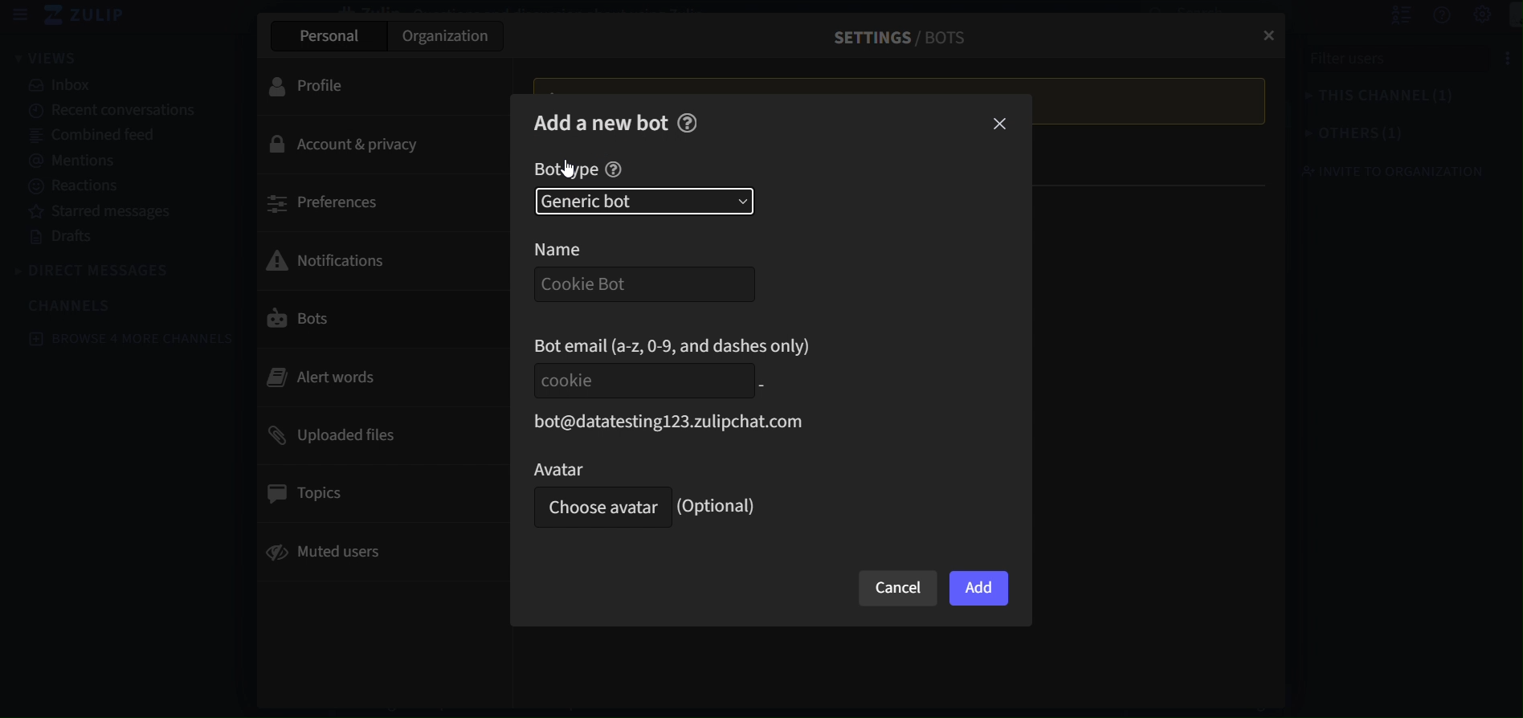 The width and height of the screenshot is (1523, 718). What do you see at coordinates (675, 345) in the screenshot?
I see `bot email(a-z,0-9, and dashes only)` at bounding box center [675, 345].